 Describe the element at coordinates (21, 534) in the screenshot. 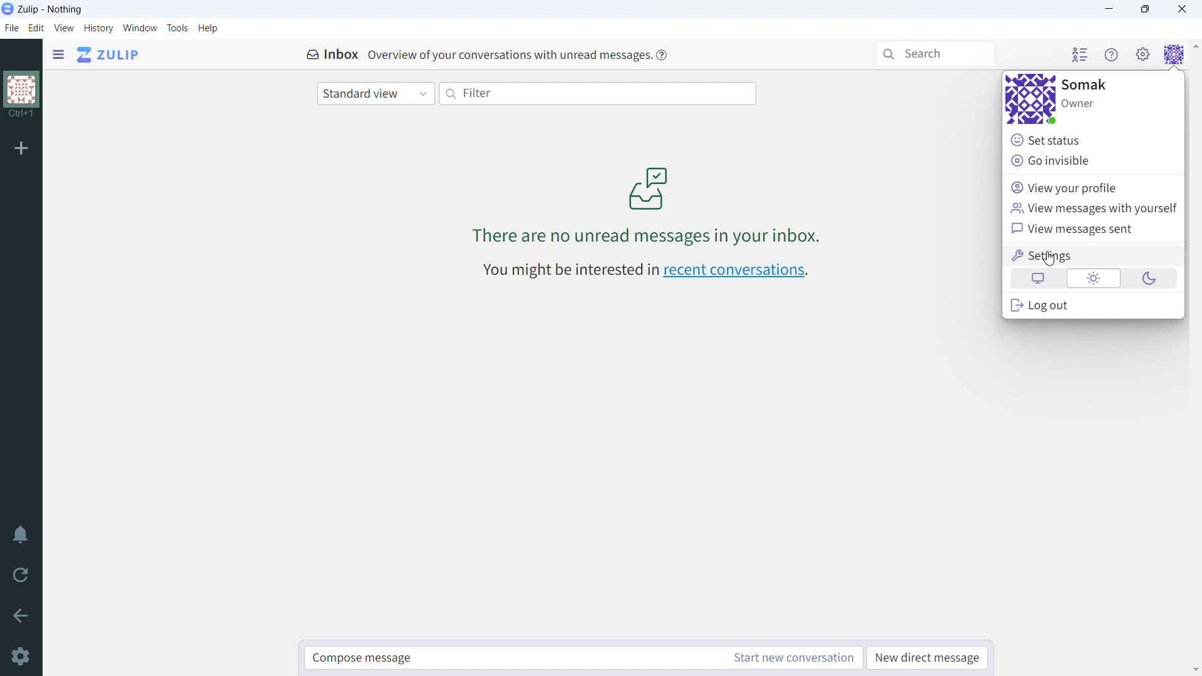

I see `enable do not disturb` at that location.